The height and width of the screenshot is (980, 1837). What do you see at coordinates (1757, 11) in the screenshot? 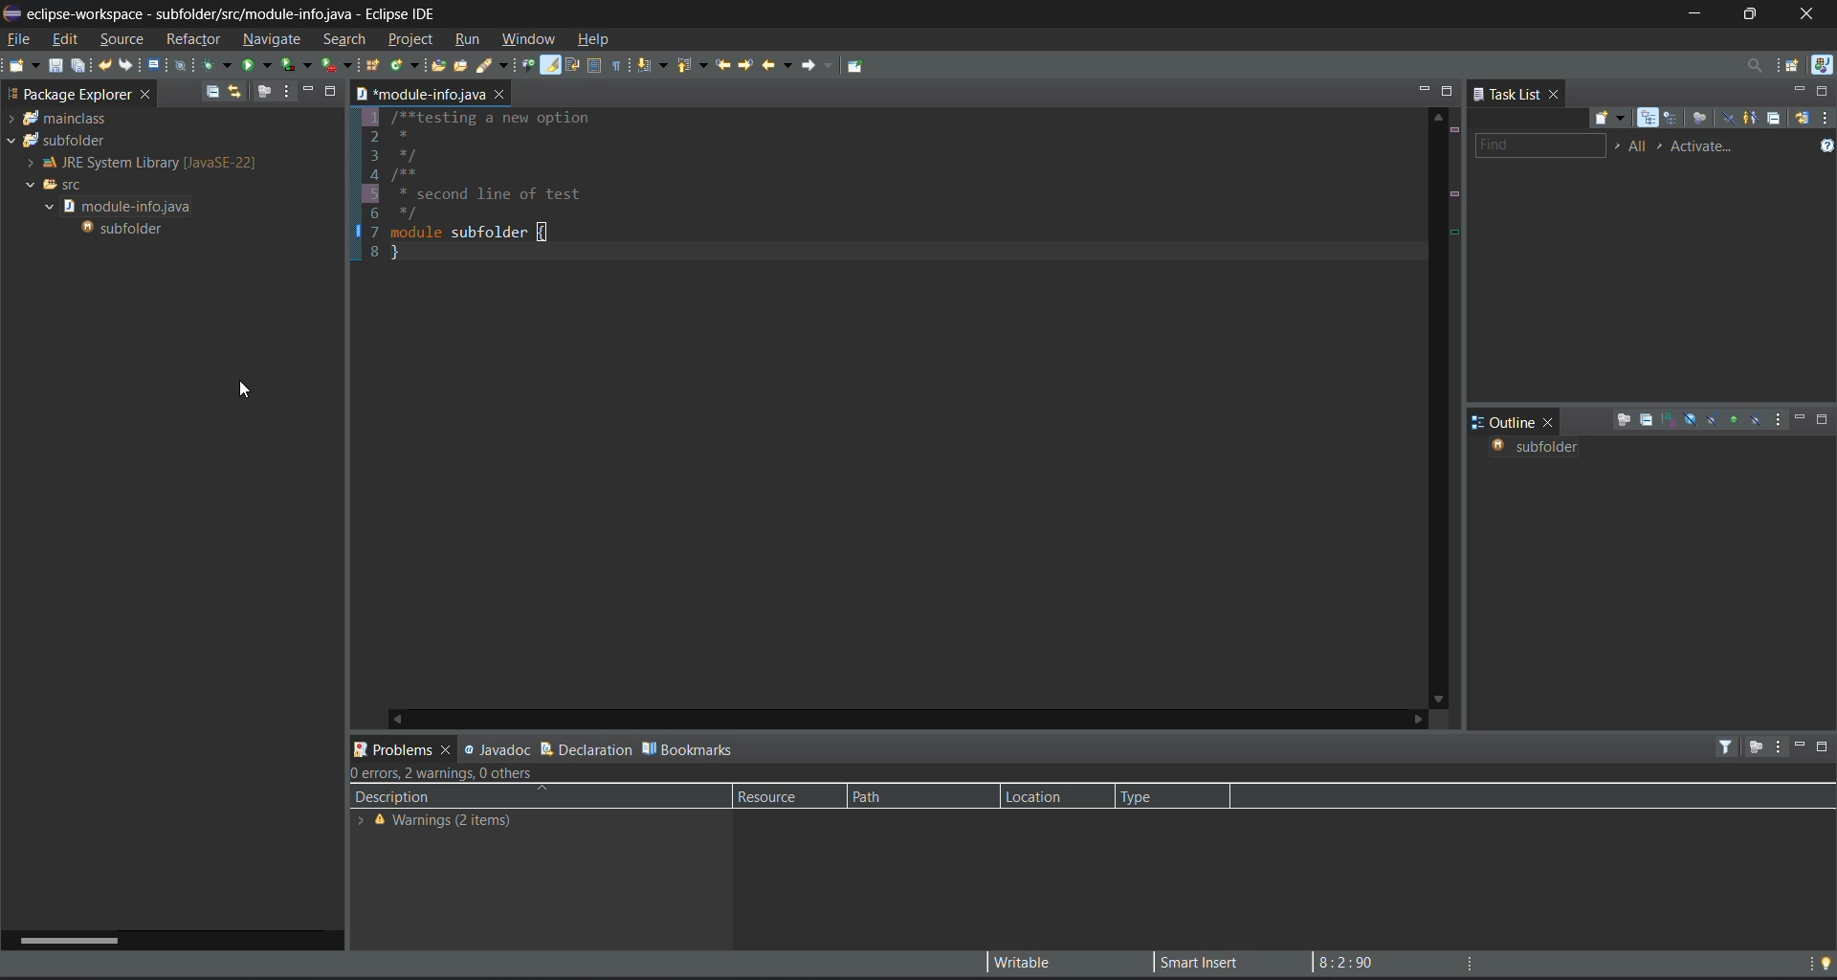
I see `maximize` at bounding box center [1757, 11].